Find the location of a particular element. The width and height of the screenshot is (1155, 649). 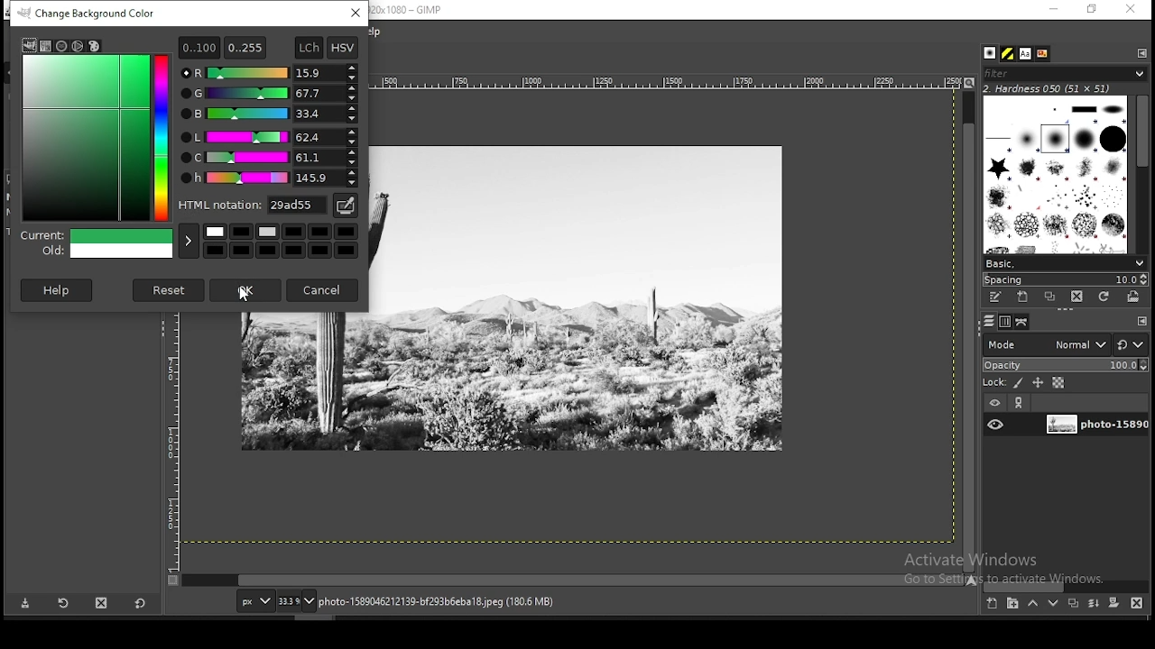

merge layer is located at coordinates (1095, 603).